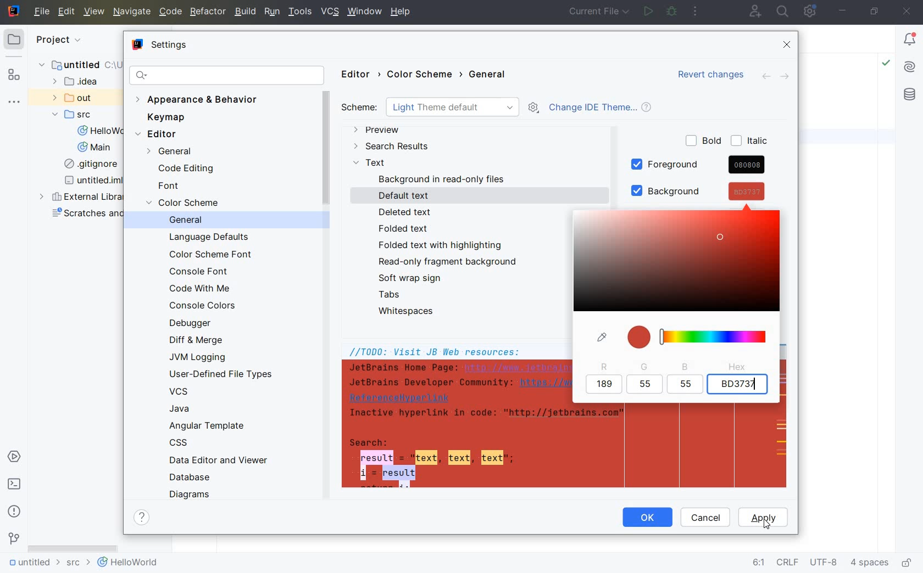 Image resolution: width=923 pixels, height=573 pixels. Describe the element at coordinates (364, 13) in the screenshot. I see `window` at that location.